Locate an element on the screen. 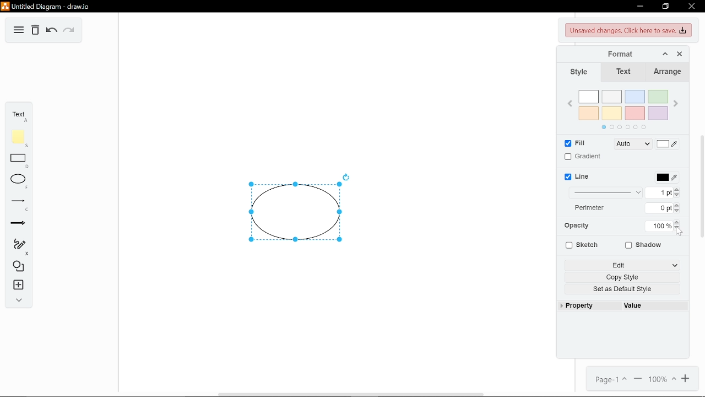 The height and width of the screenshot is (397, 705). Copy style is located at coordinates (623, 277).